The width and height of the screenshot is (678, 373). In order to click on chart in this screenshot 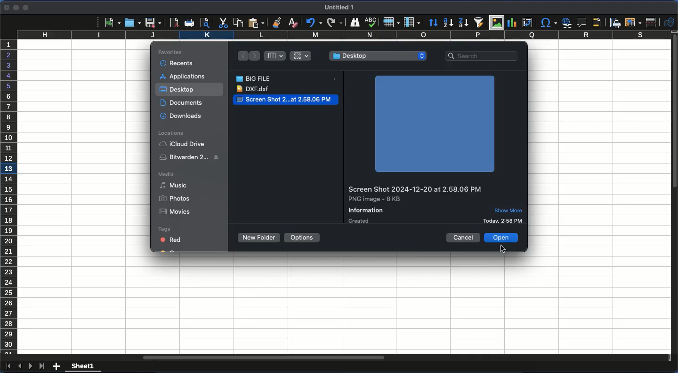, I will do `click(512, 23)`.